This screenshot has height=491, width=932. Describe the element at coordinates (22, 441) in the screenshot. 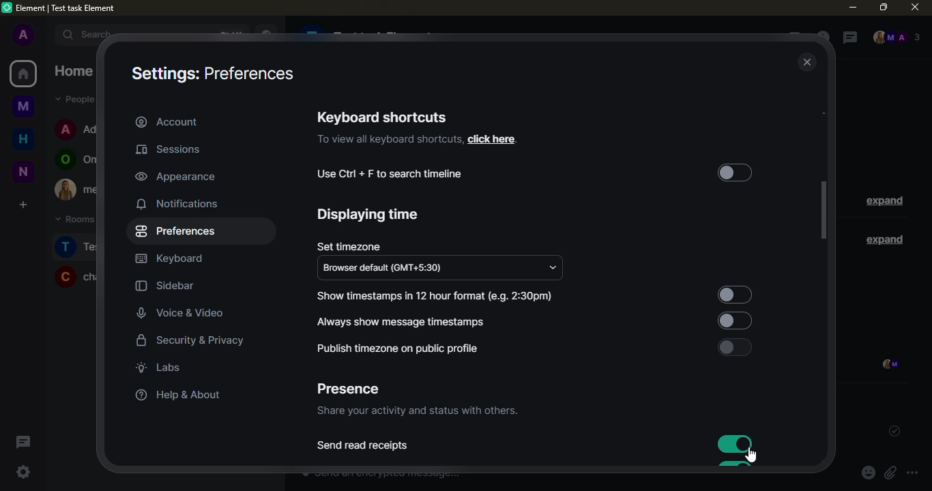

I see `threads` at that location.